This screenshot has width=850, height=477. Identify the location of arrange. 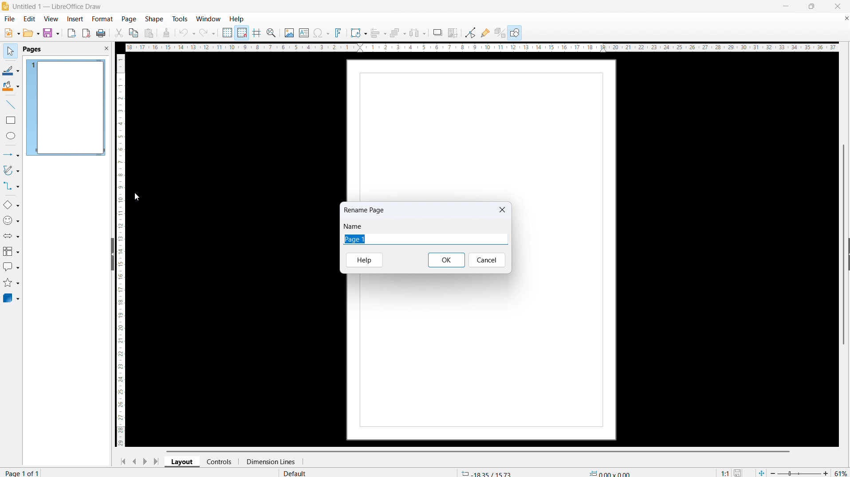
(397, 33).